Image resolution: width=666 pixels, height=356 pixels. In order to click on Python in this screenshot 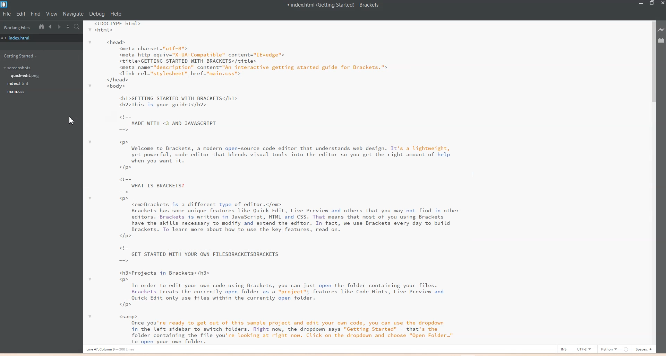, I will do `click(609, 349)`.